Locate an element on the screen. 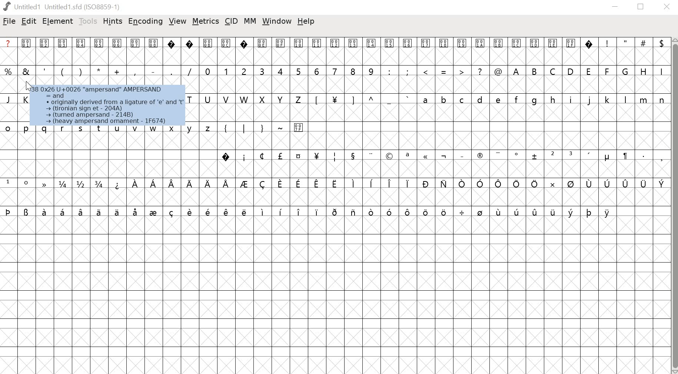 This screenshot has width=678, height=374. symbol is located at coordinates (518, 184).